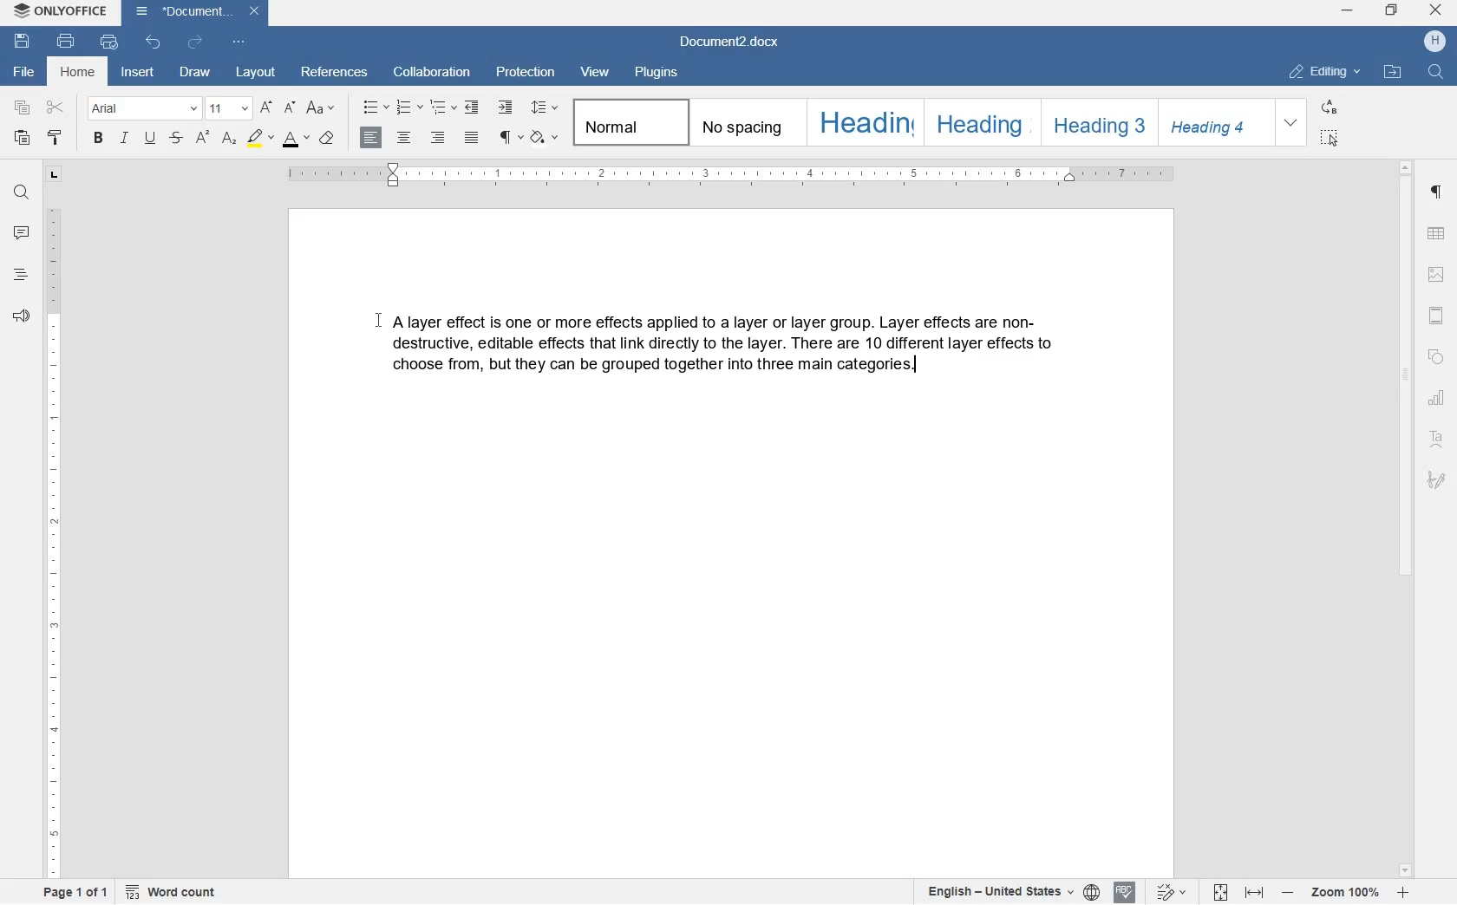 Image resolution: width=1457 pixels, height=905 pixels. Describe the element at coordinates (154, 42) in the screenshot. I see `undo` at that location.